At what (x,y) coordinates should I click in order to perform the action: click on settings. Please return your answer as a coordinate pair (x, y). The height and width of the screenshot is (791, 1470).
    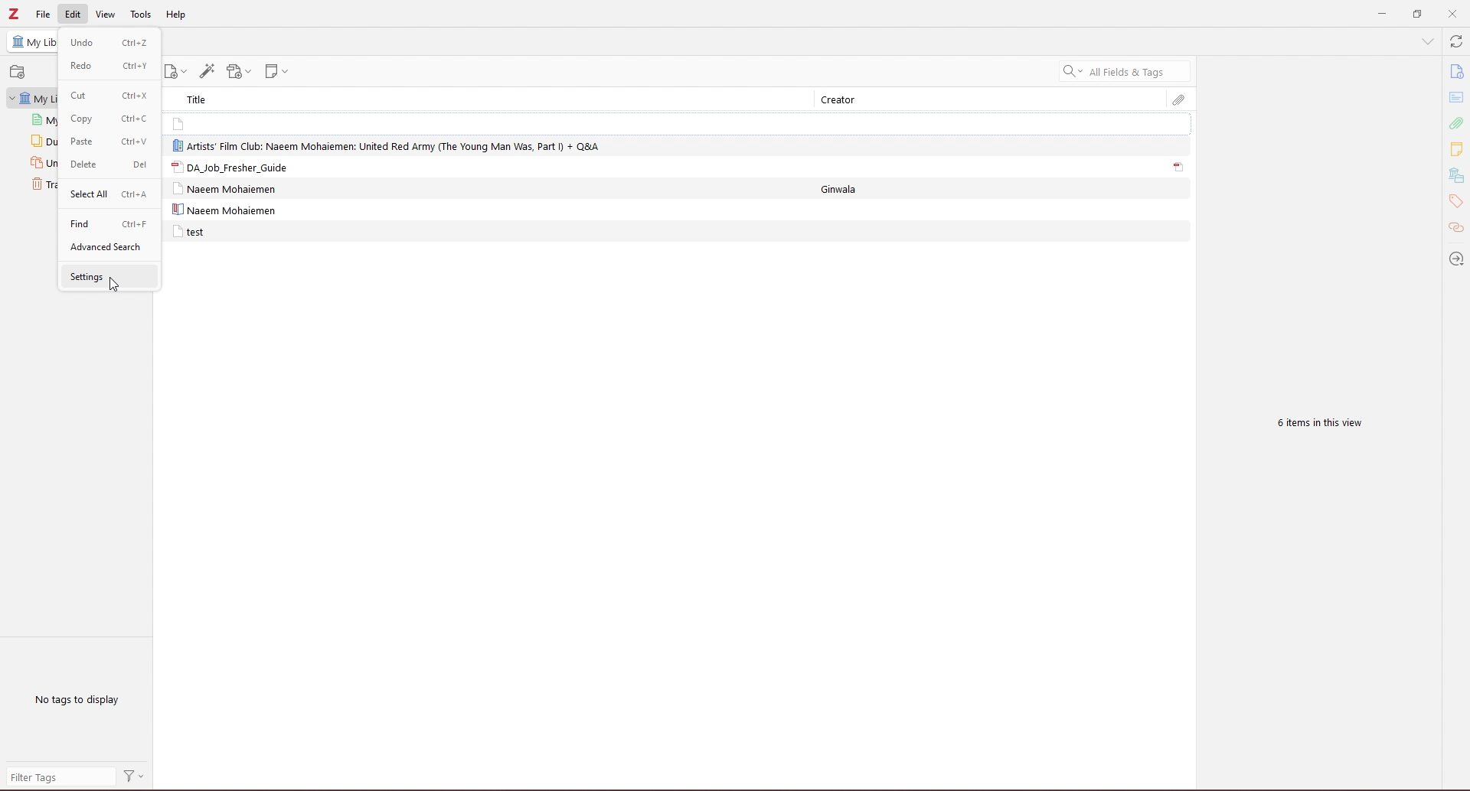
    Looking at the image, I should click on (108, 276).